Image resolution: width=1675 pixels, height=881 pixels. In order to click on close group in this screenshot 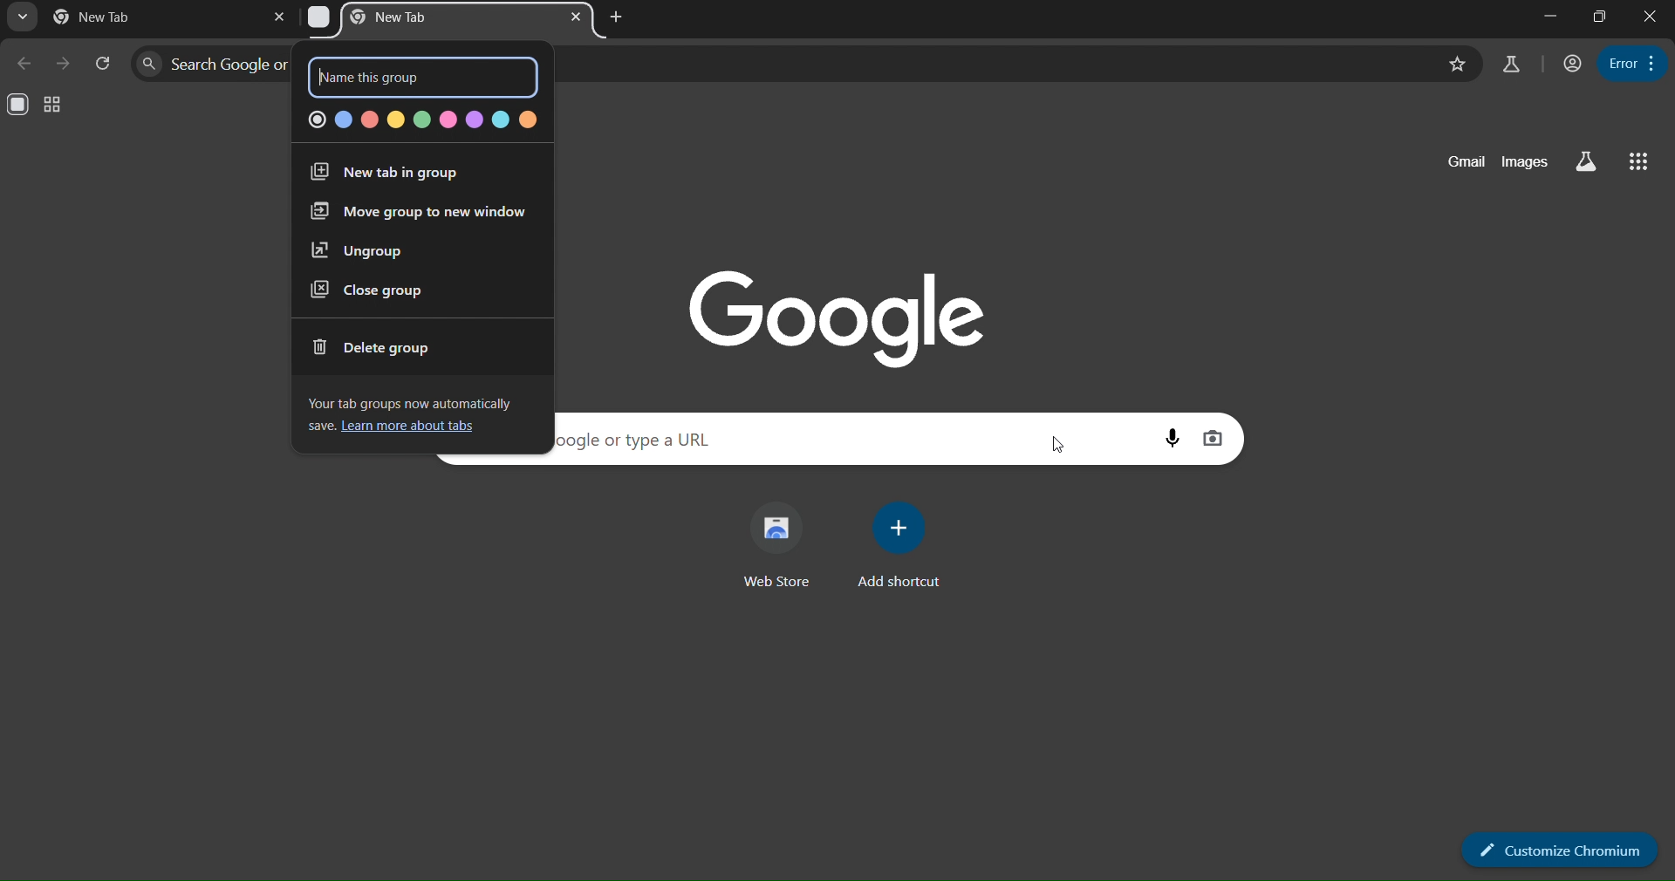, I will do `click(365, 290)`.